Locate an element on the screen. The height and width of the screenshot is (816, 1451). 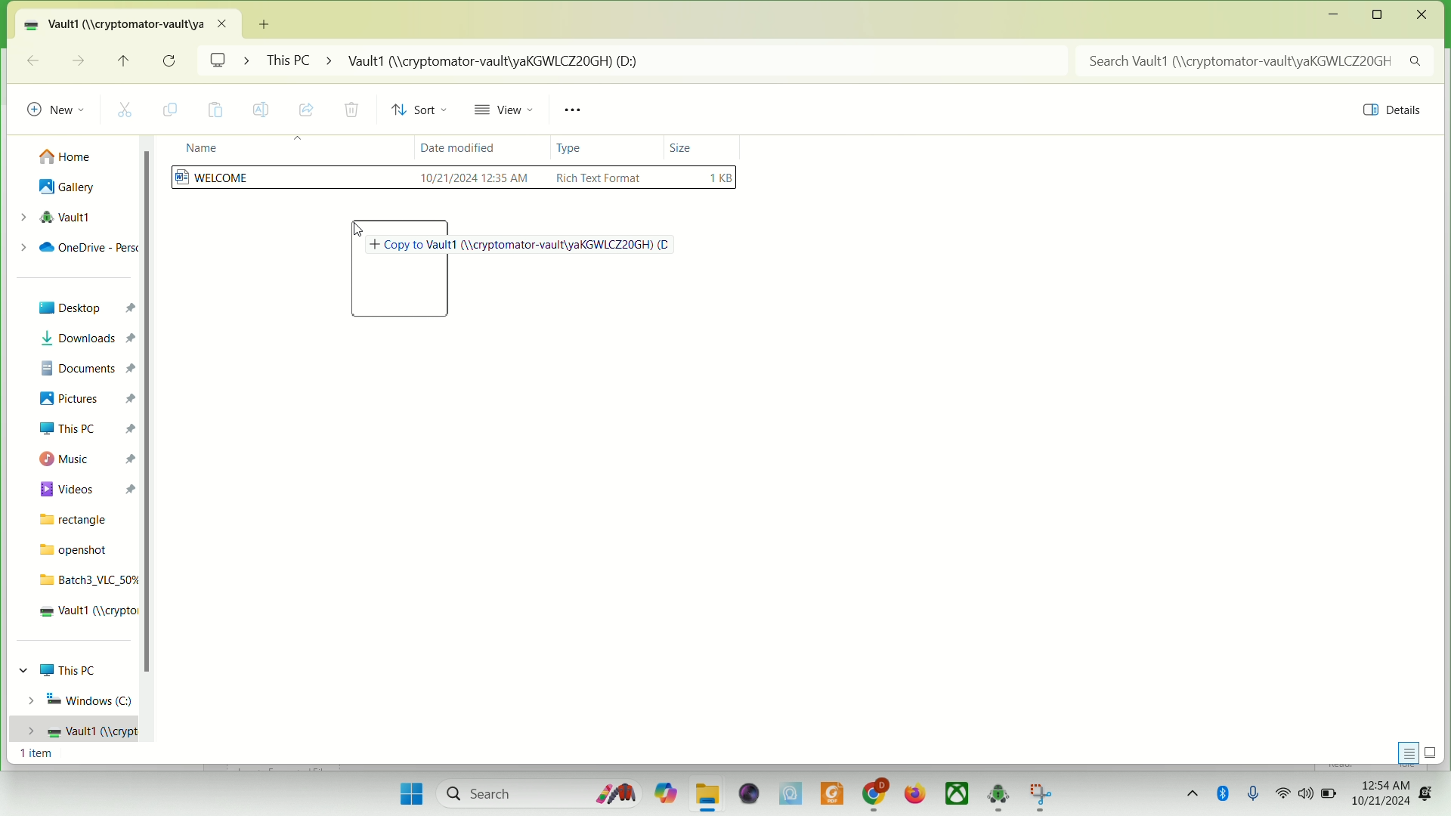
minimize is located at coordinates (1334, 16).